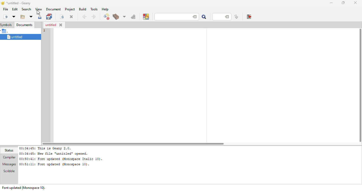  Describe the element at coordinates (24, 24) in the screenshot. I see `documents` at that location.